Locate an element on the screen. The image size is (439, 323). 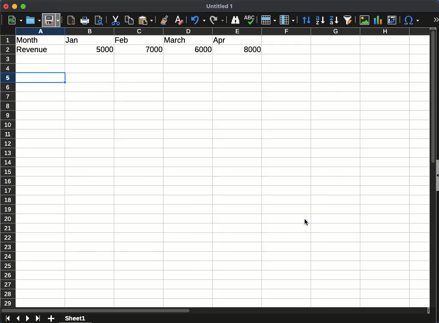
Print is located at coordinates (86, 21).